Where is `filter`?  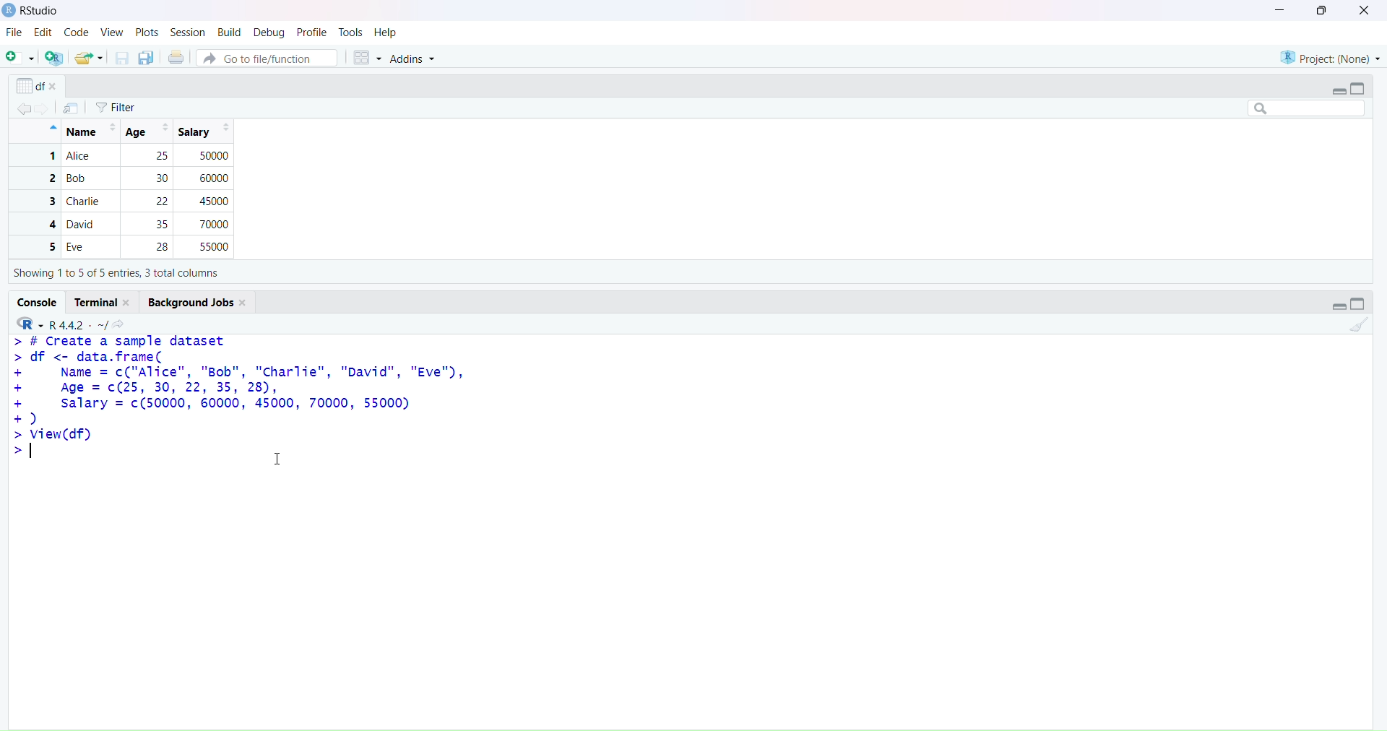 filter is located at coordinates (118, 106).